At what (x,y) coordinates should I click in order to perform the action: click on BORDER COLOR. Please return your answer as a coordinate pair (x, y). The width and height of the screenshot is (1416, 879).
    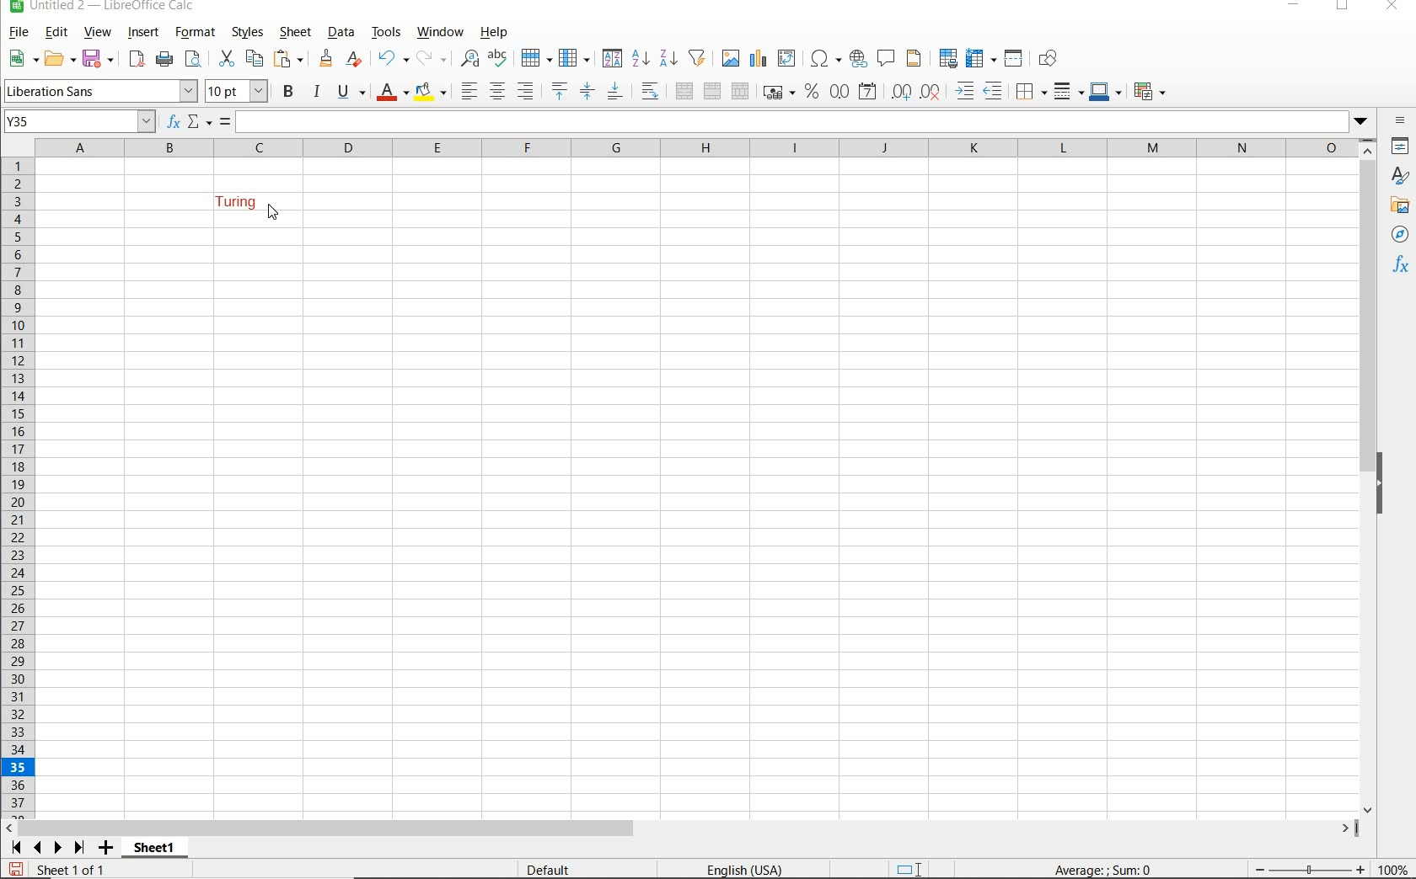
    Looking at the image, I should click on (1105, 91).